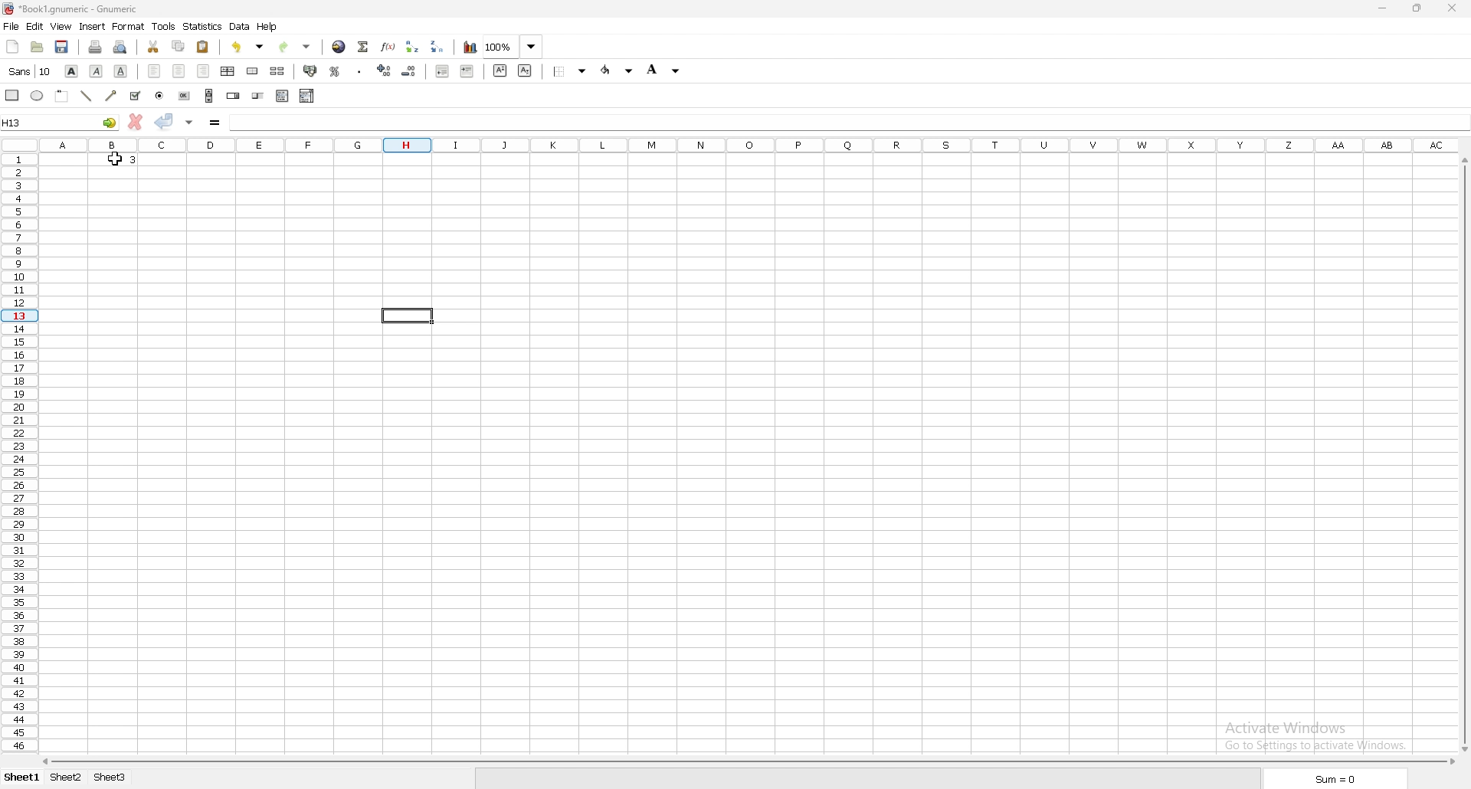  I want to click on combo box, so click(308, 96).